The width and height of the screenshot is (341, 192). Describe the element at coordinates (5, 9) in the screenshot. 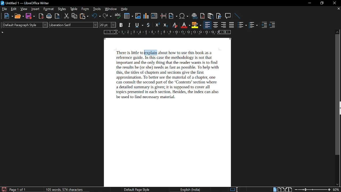

I see `file` at that location.